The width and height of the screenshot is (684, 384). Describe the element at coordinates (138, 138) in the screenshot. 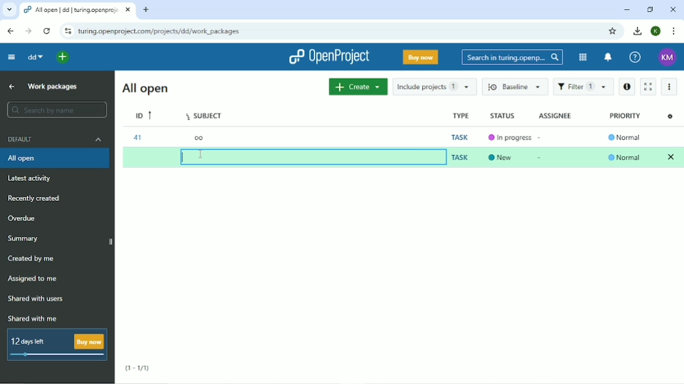

I see `41` at that location.